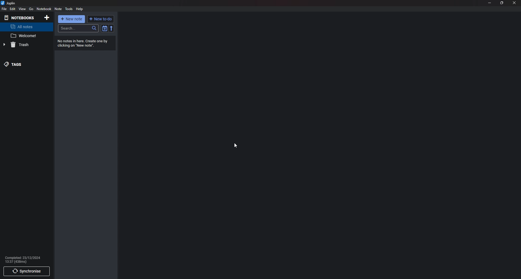  Describe the element at coordinates (69, 9) in the screenshot. I see `Tools` at that location.